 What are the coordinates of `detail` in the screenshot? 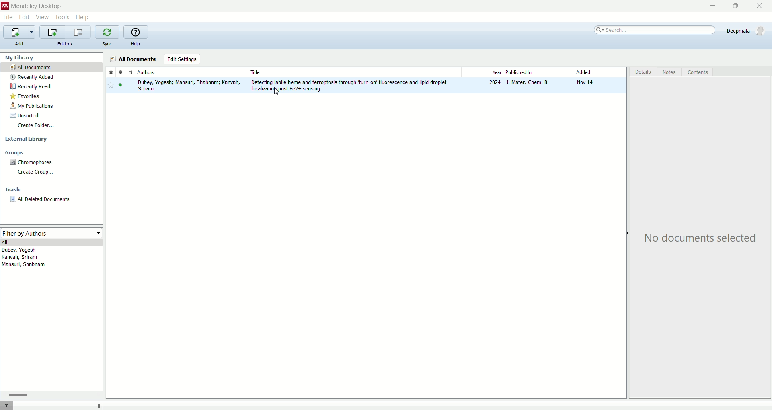 It's located at (642, 72).